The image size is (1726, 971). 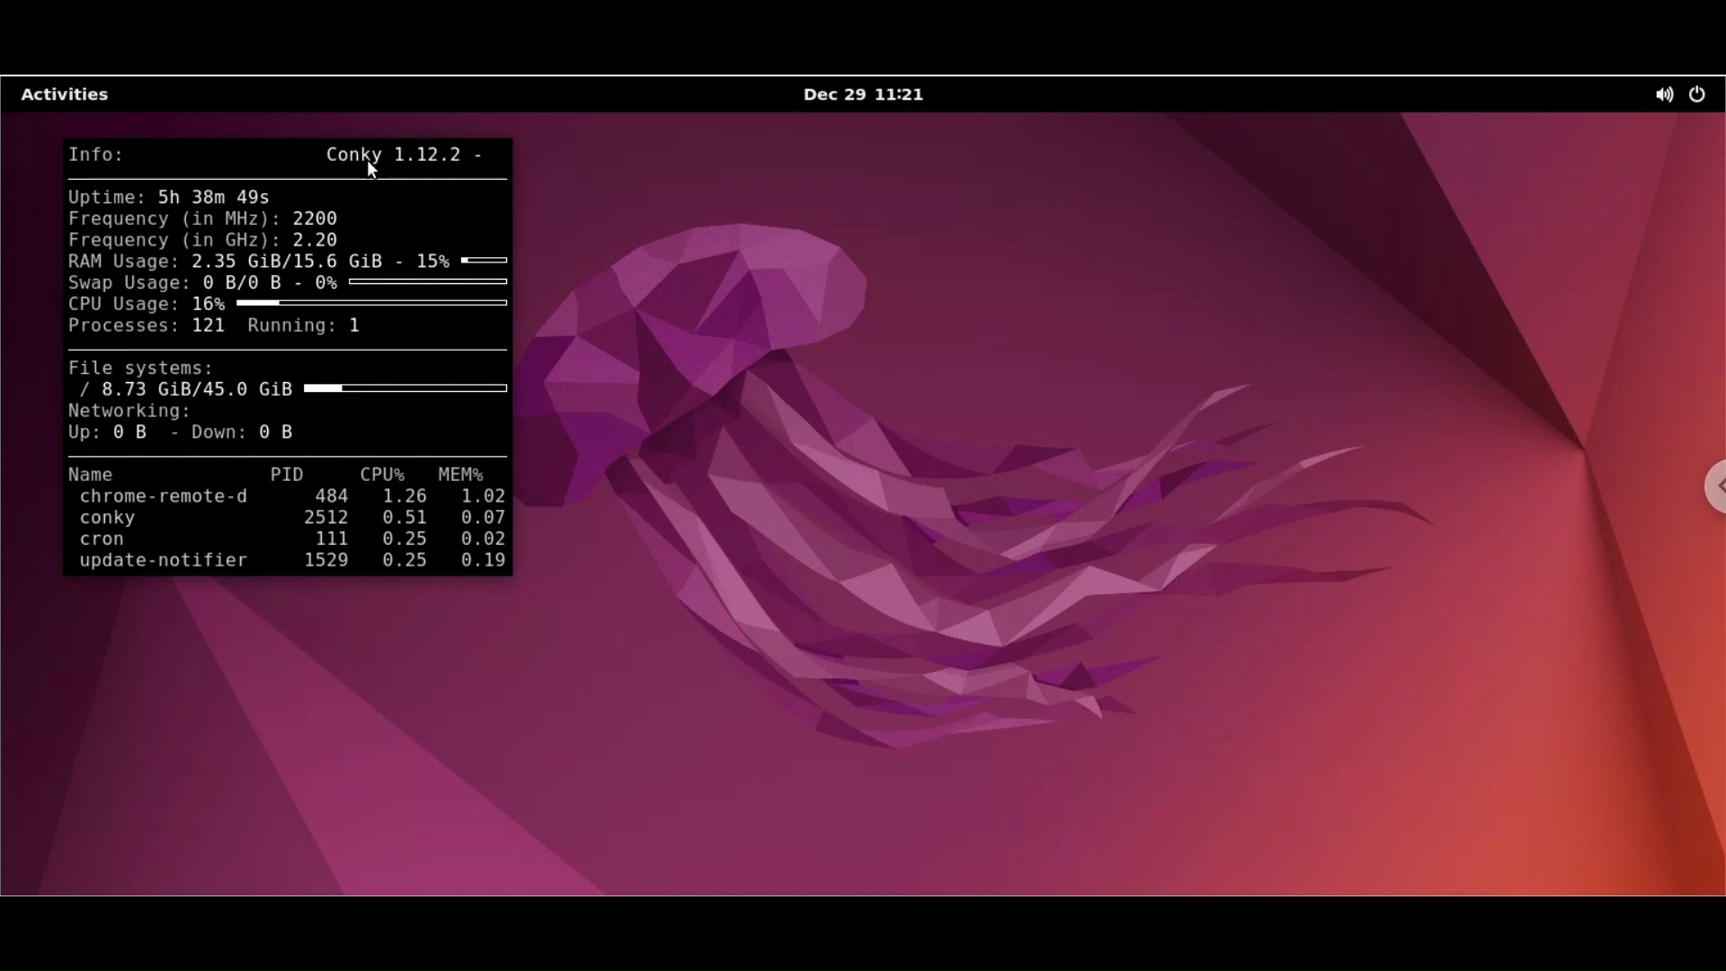 What do you see at coordinates (1709, 484) in the screenshot?
I see `chrome options` at bounding box center [1709, 484].